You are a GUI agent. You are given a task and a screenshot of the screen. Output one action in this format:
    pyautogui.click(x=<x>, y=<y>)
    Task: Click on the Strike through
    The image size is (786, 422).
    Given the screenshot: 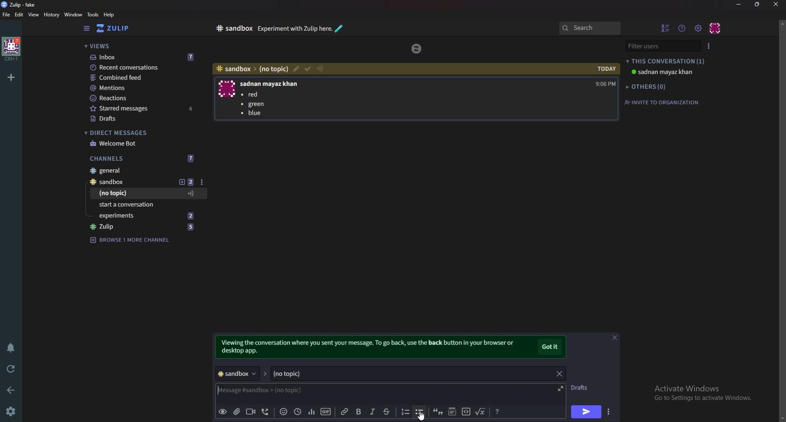 What is the action you would take?
    pyautogui.click(x=386, y=412)
    